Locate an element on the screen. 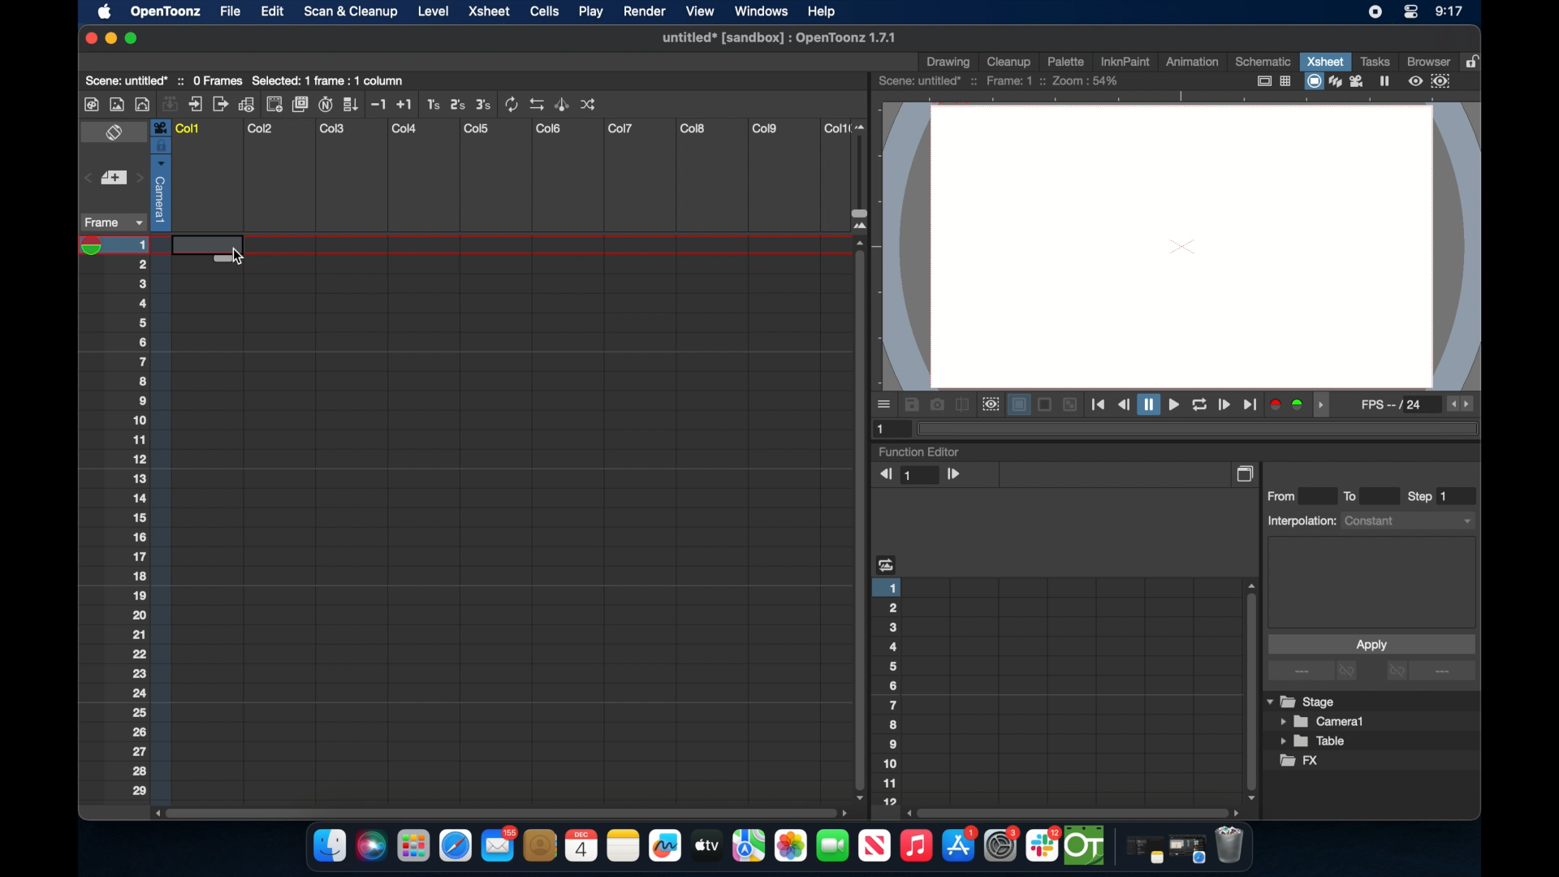 This screenshot has height=877, width=1559. freeform is located at coordinates (666, 846).